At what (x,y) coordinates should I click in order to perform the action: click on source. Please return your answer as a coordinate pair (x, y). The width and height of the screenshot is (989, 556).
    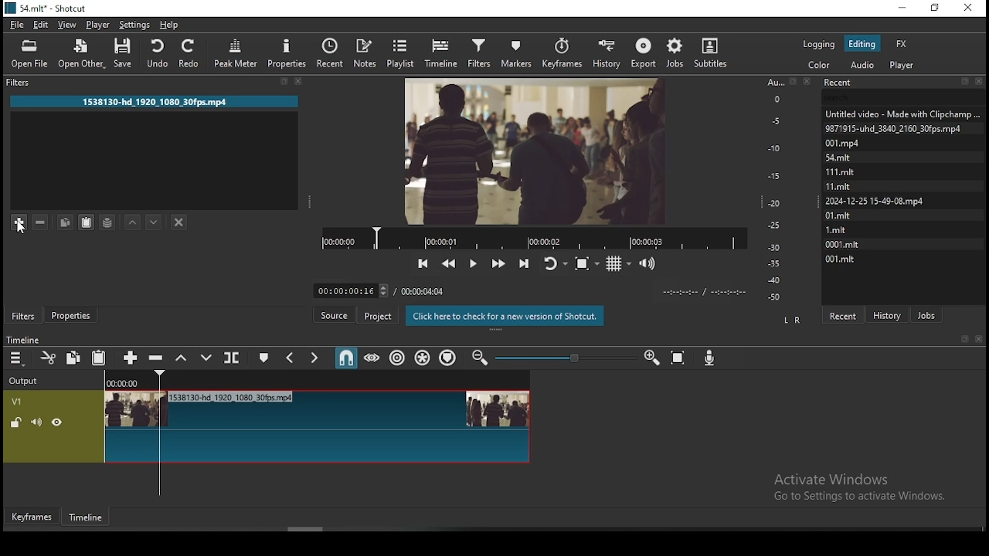
    Looking at the image, I should click on (335, 315).